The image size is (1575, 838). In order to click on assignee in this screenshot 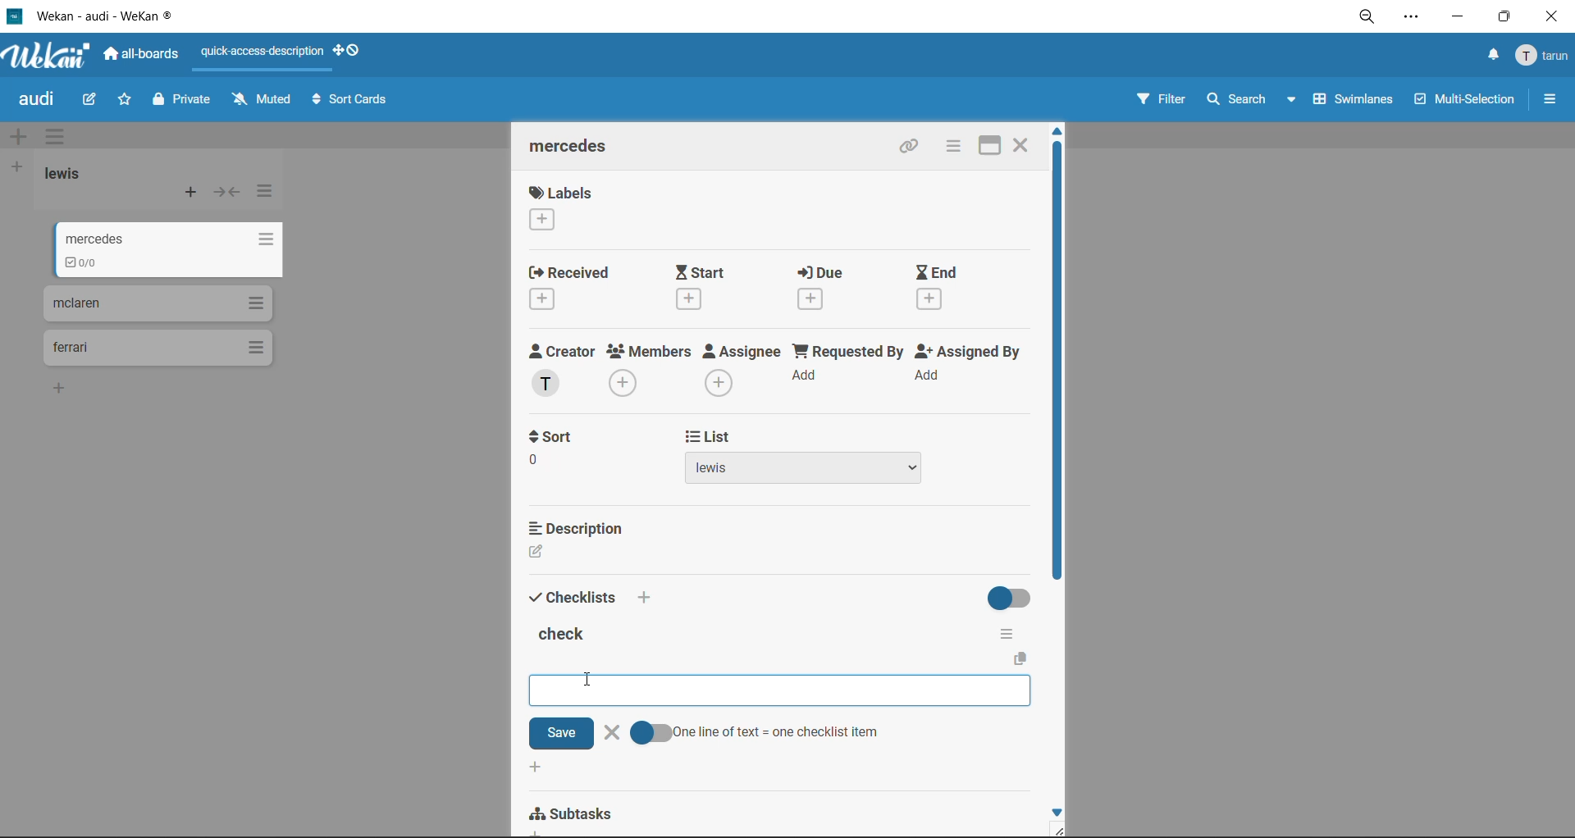, I will do `click(746, 372)`.